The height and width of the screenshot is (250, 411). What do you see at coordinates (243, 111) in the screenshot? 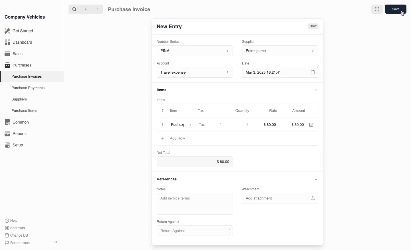
I see `Quantity` at bounding box center [243, 111].